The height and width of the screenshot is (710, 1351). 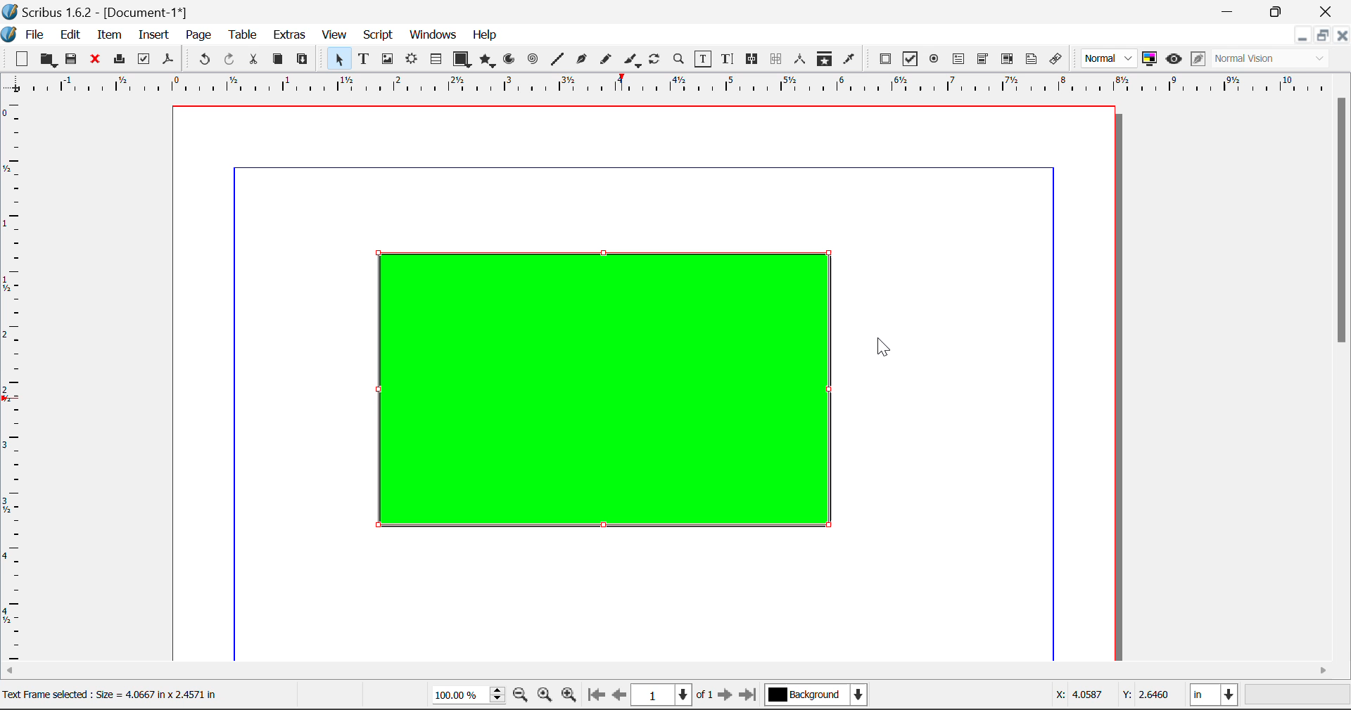 What do you see at coordinates (411, 60) in the screenshot?
I see `Render Frame` at bounding box center [411, 60].